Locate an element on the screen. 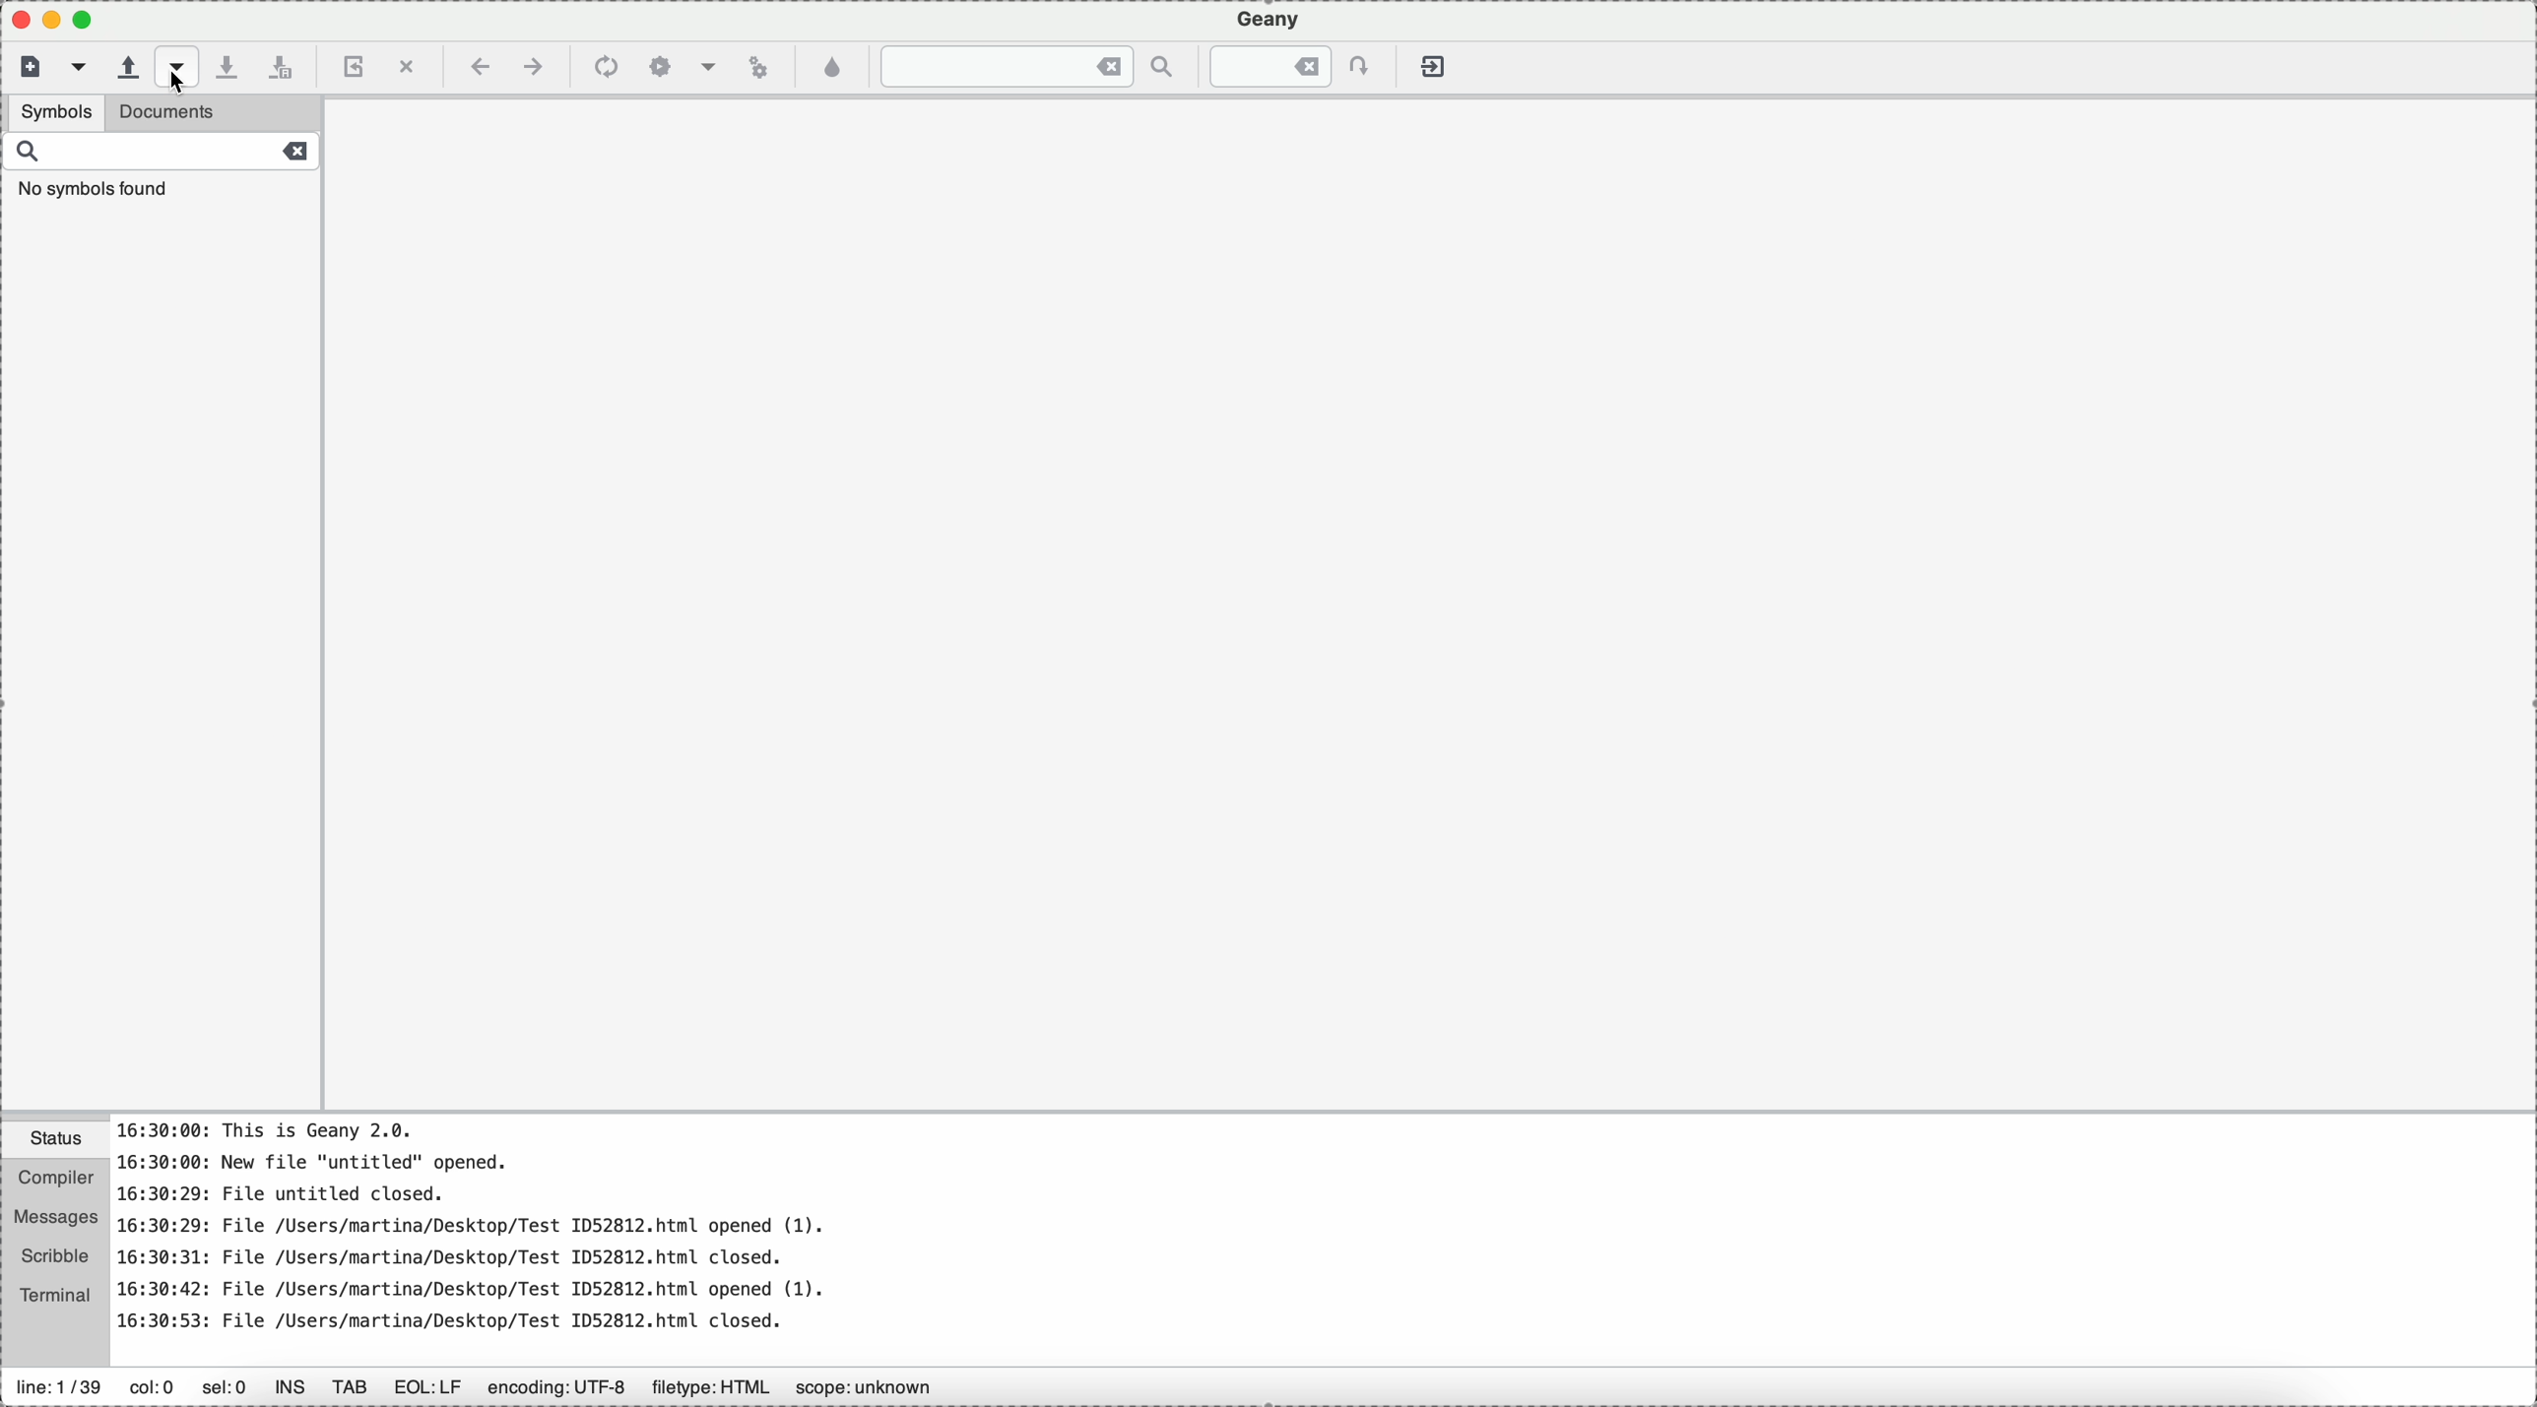 Image resolution: width=2537 pixels, height=1407 pixels. navigate back is located at coordinates (477, 67).